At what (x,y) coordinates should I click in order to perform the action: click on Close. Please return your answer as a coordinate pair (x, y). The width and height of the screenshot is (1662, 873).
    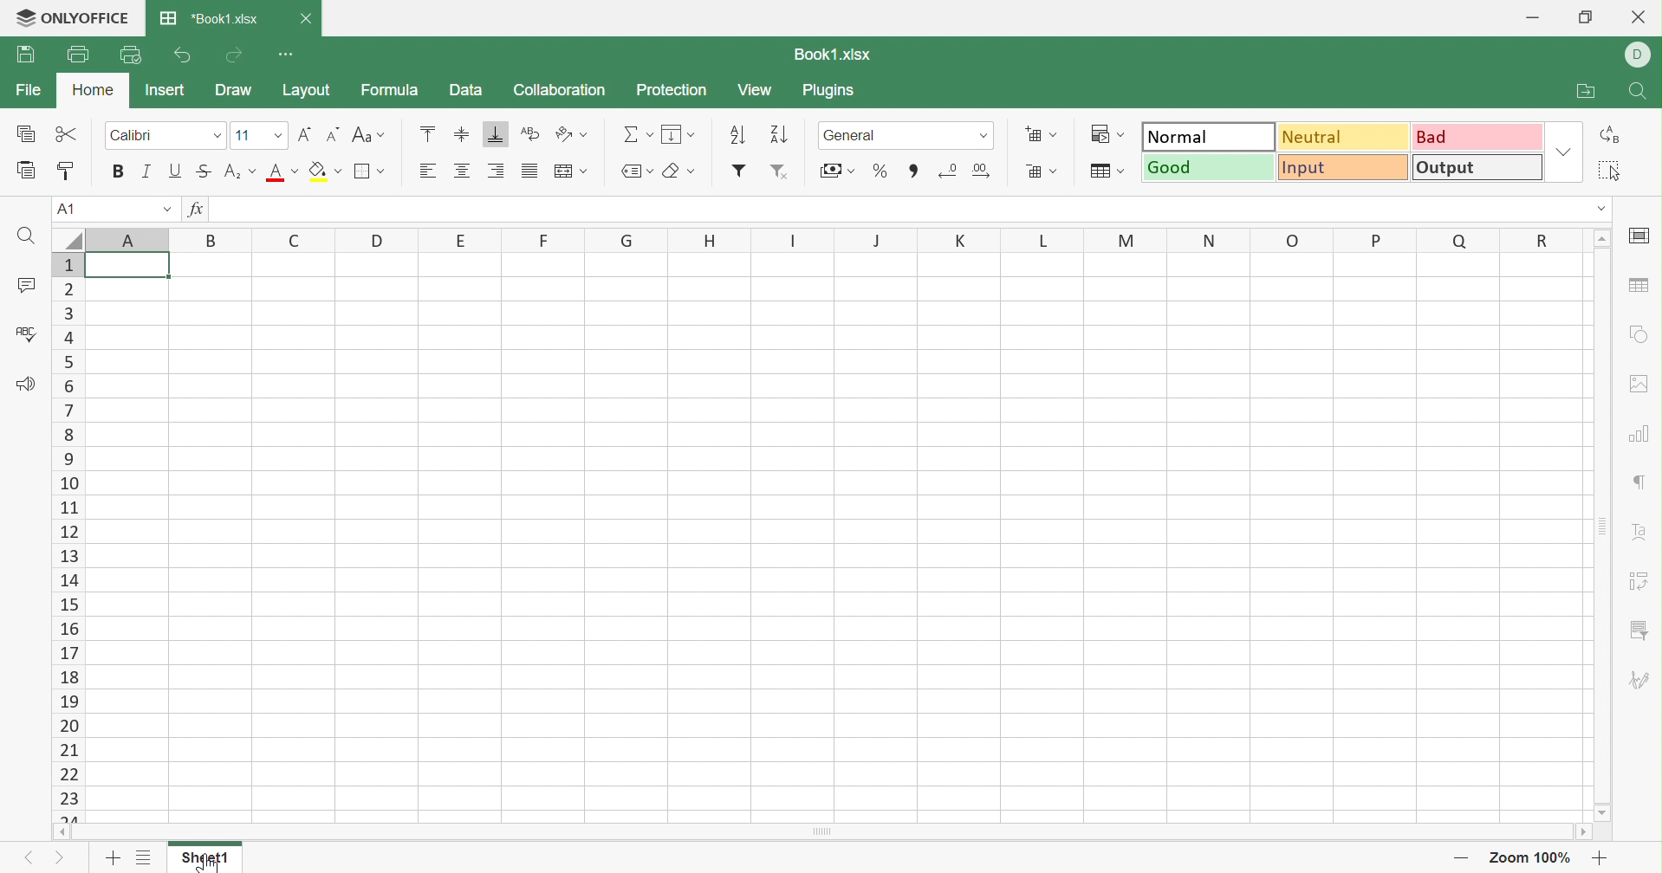
    Looking at the image, I should click on (304, 18).